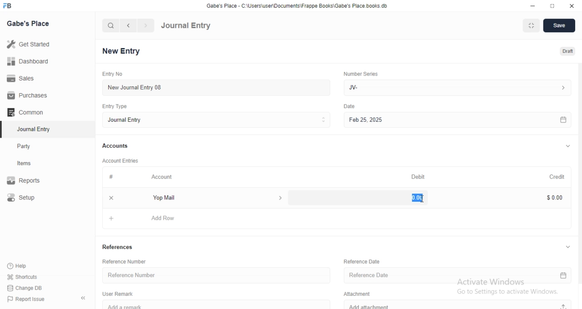  What do you see at coordinates (459, 87) in the screenshot?
I see `Jv-` at bounding box center [459, 87].